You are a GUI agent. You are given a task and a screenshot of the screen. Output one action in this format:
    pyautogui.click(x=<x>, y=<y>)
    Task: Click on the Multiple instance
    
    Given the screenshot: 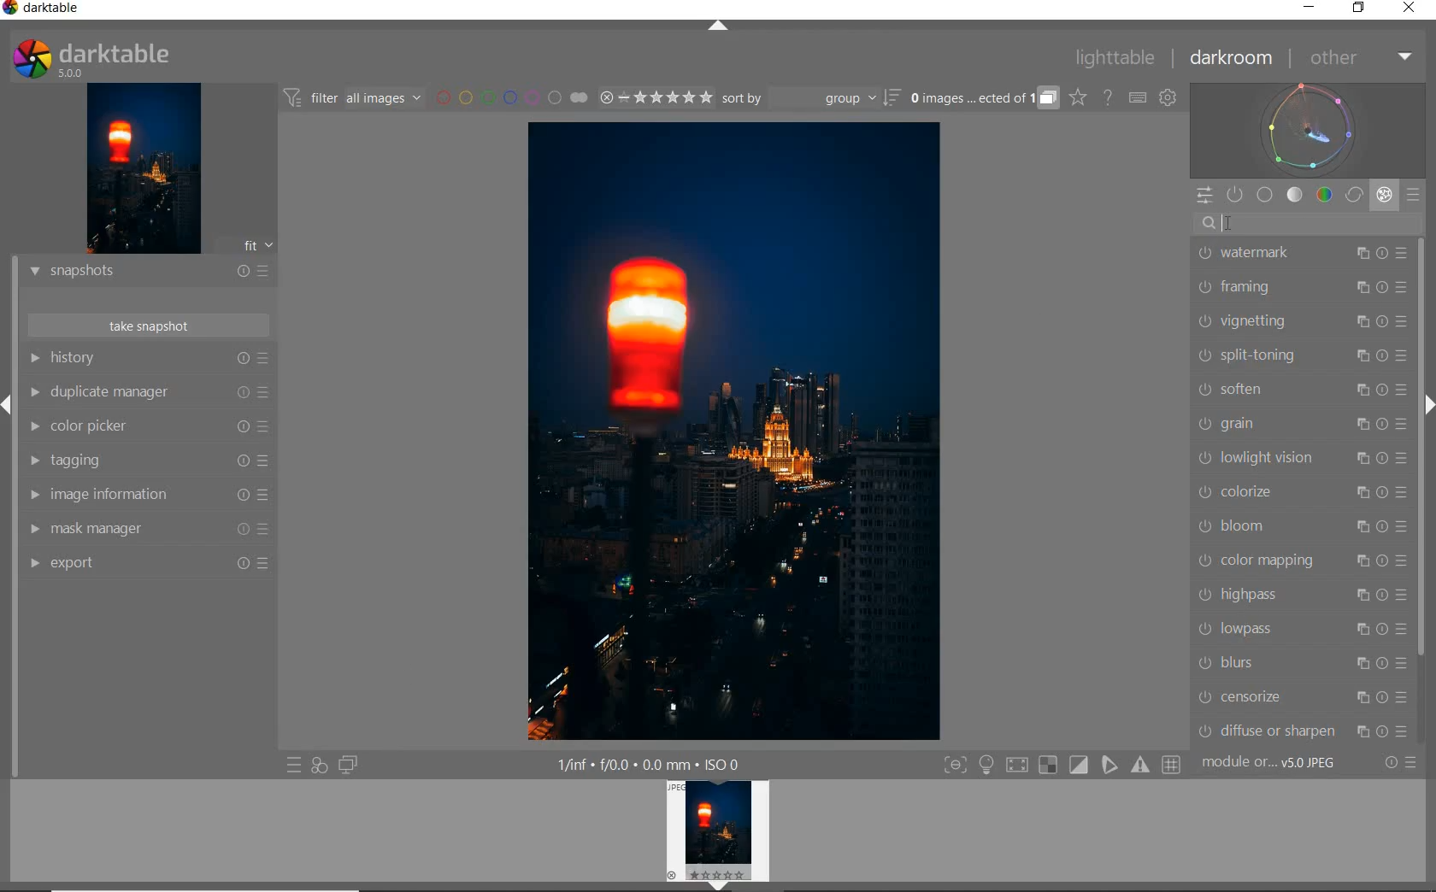 What is the action you would take?
    pyautogui.click(x=1360, y=730)
    